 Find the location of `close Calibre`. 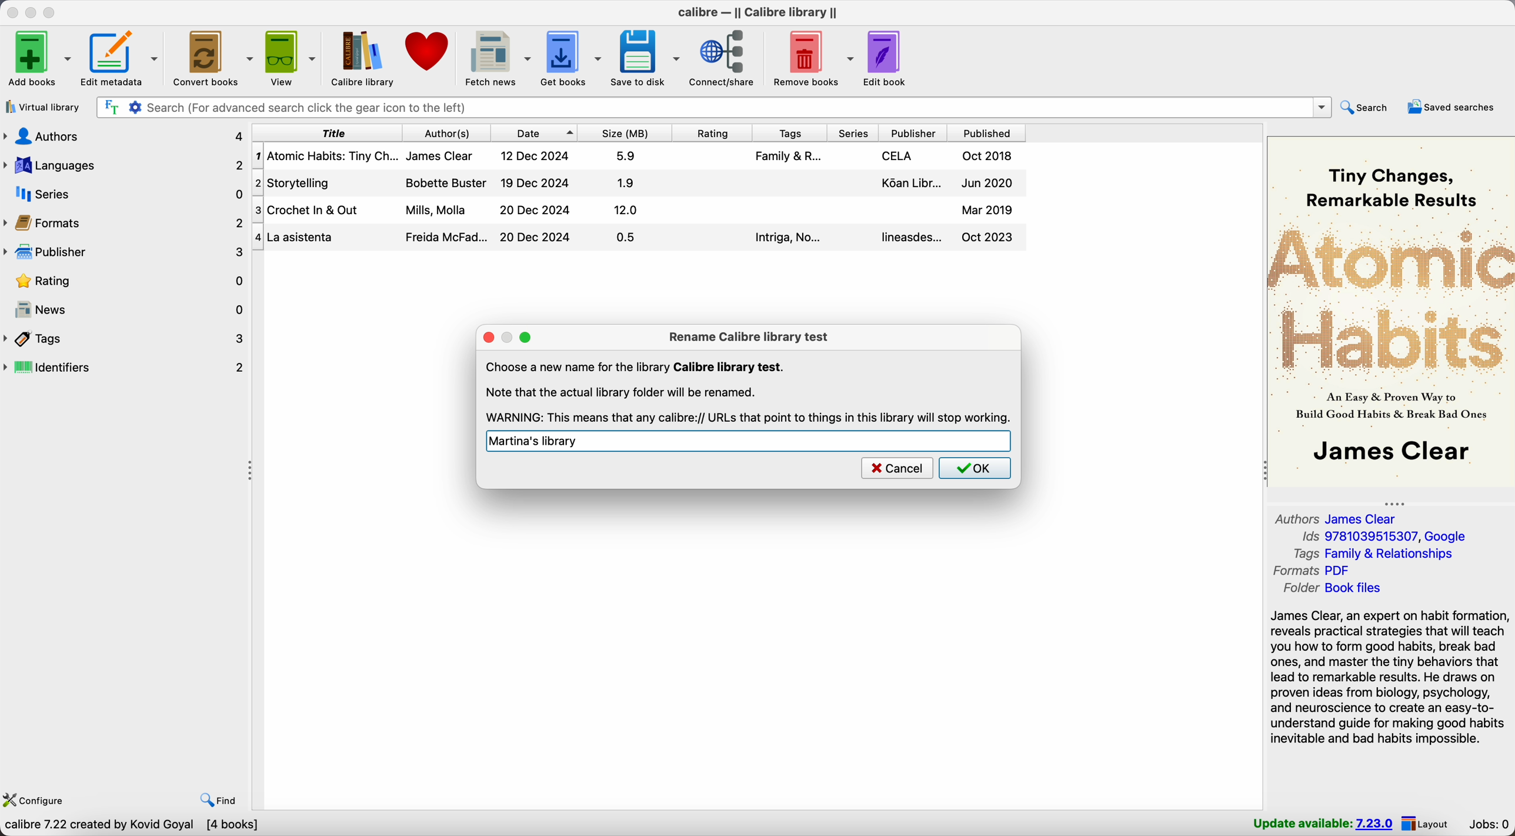

close Calibre is located at coordinates (11, 13).